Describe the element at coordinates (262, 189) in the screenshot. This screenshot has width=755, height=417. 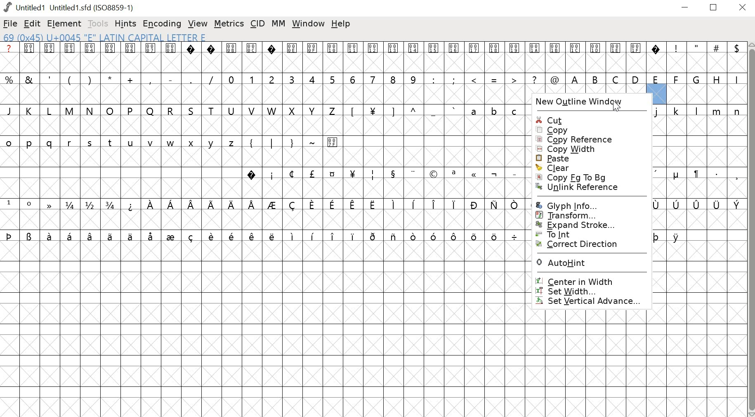
I see `empty cells` at that location.